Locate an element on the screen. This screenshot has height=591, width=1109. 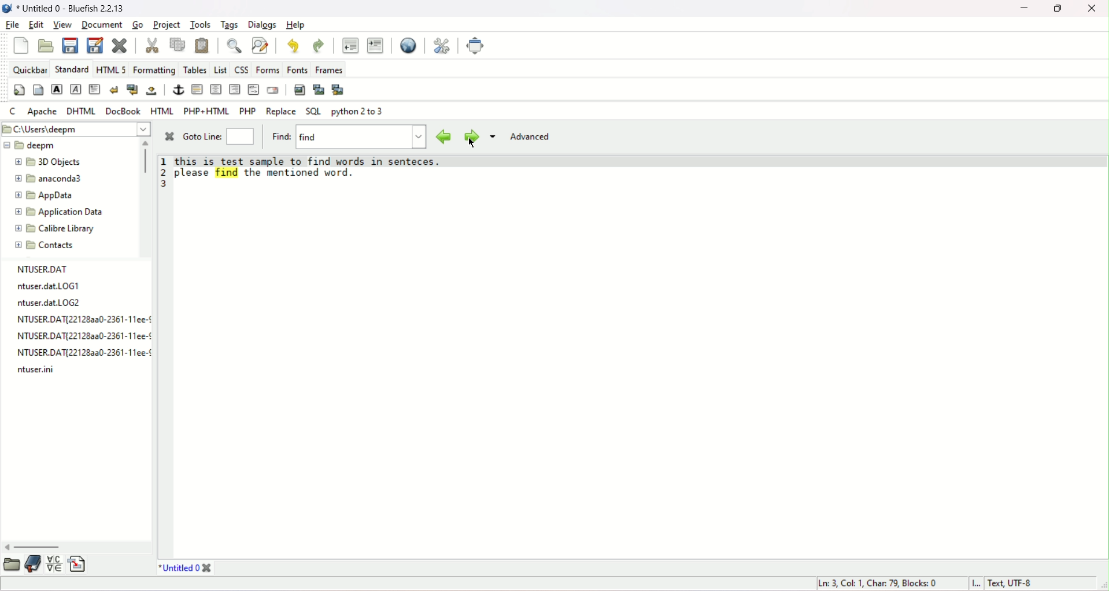
REPLACE is located at coordinates (281, 112).